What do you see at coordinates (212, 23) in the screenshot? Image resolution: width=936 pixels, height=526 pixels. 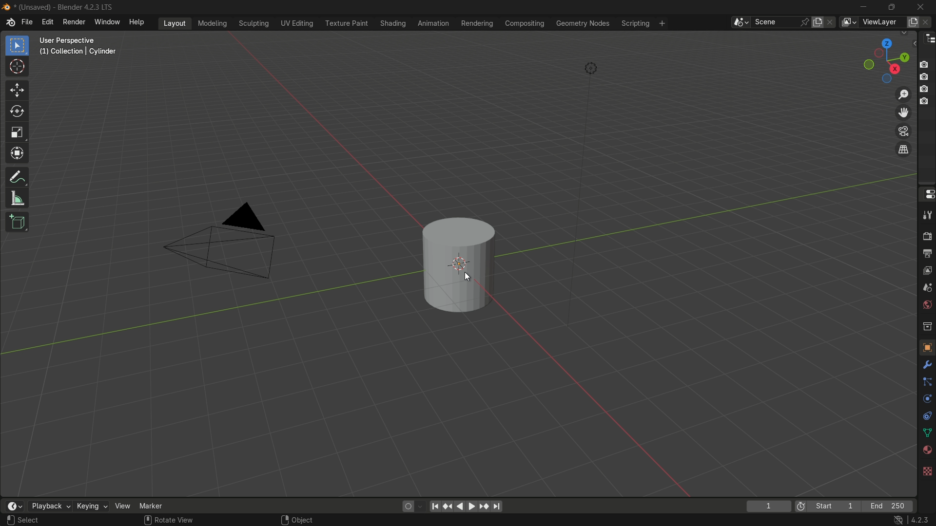 I see `modeling` at bounding box center [212, 23].